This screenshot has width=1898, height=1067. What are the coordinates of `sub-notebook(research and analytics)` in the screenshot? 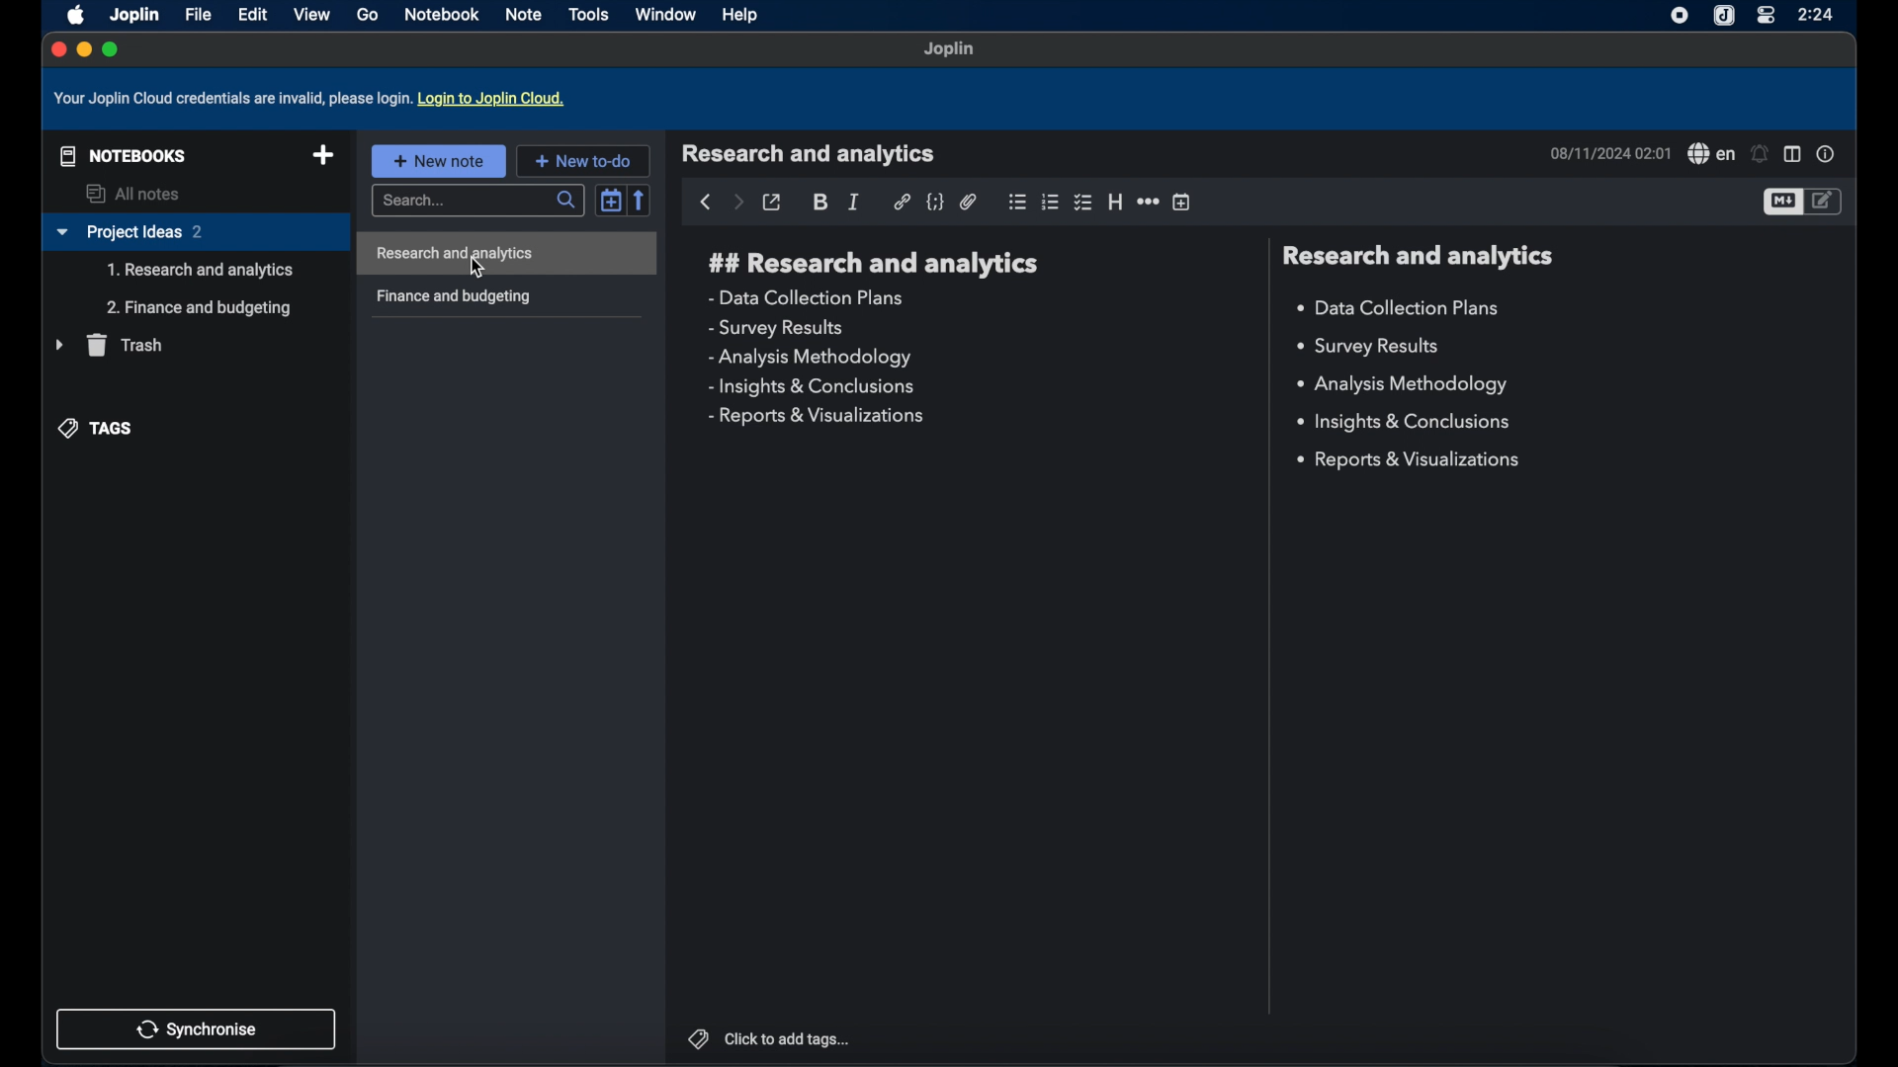 It's located at (201, 271).